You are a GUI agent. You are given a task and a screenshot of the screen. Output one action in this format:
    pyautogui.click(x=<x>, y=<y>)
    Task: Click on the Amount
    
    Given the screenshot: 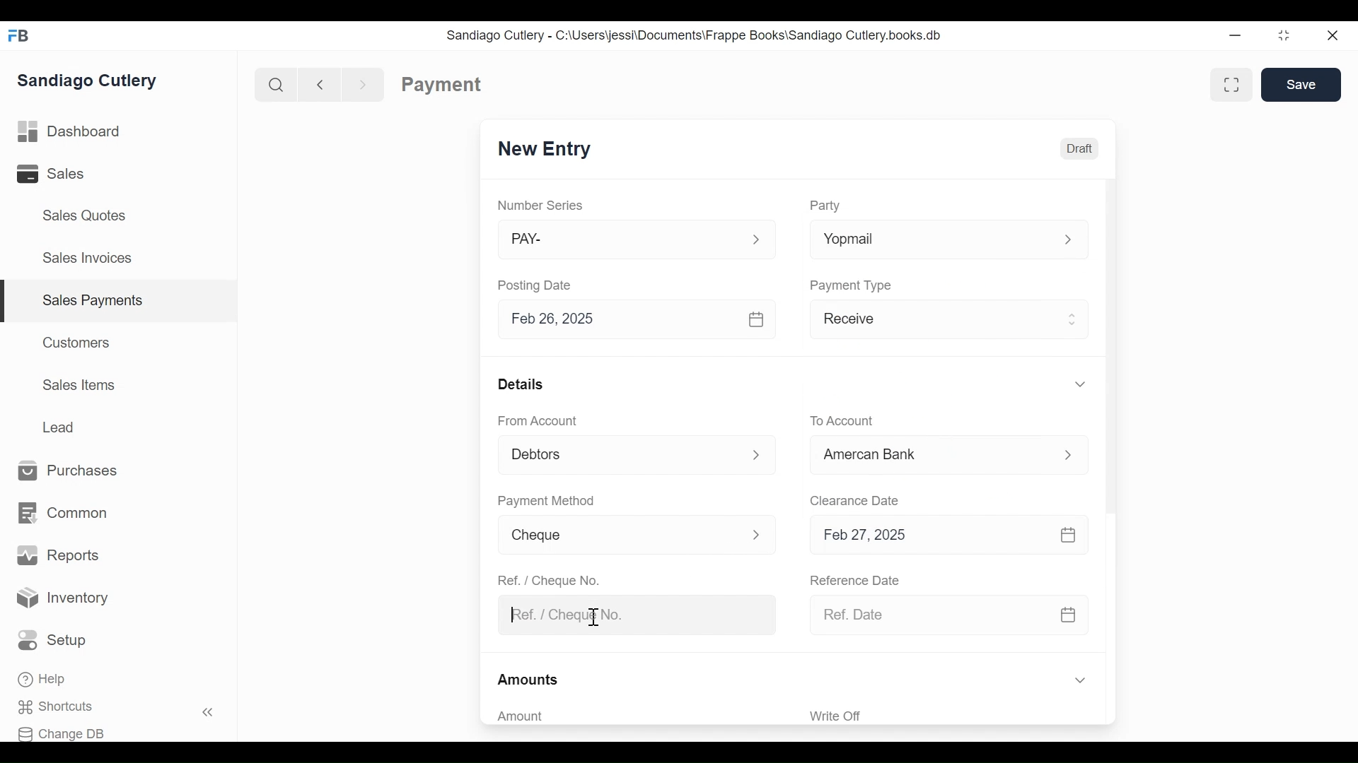 What is the action you would take?
    pyautogui.click(x=629, y=716)
    